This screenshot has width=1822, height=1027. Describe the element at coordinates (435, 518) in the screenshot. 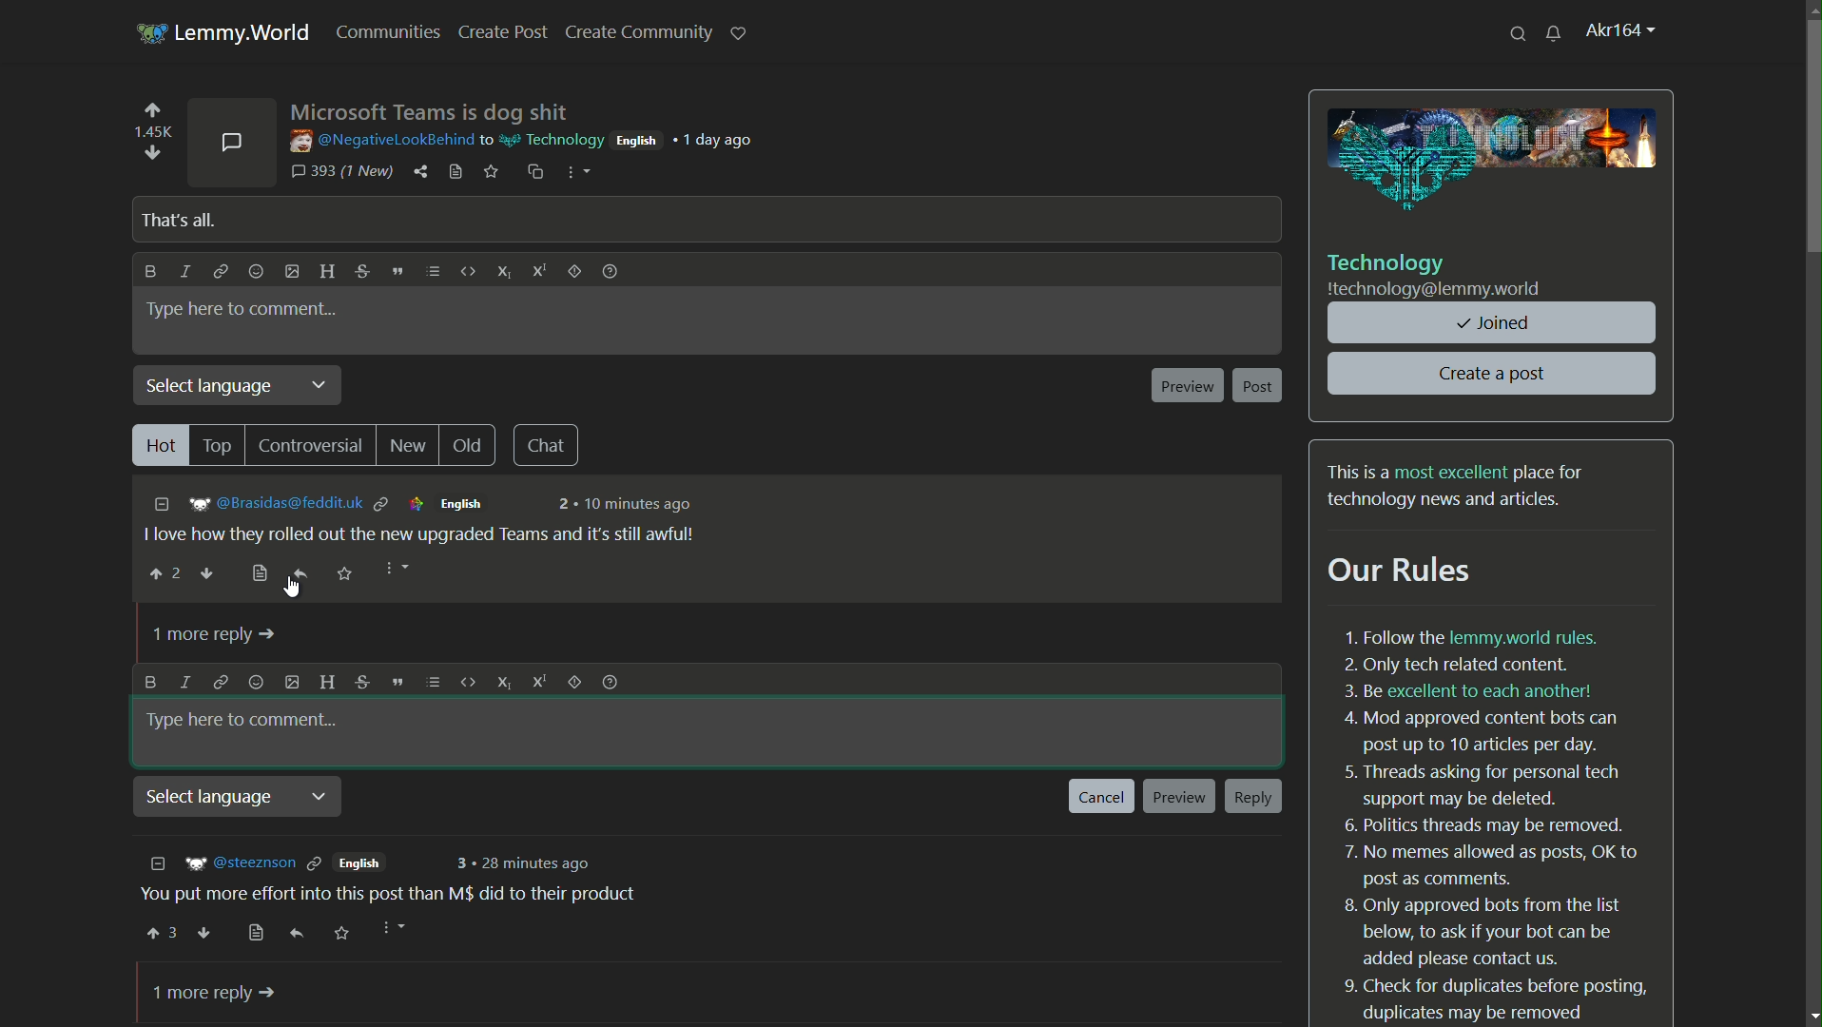

I see `comment-1` at that location.